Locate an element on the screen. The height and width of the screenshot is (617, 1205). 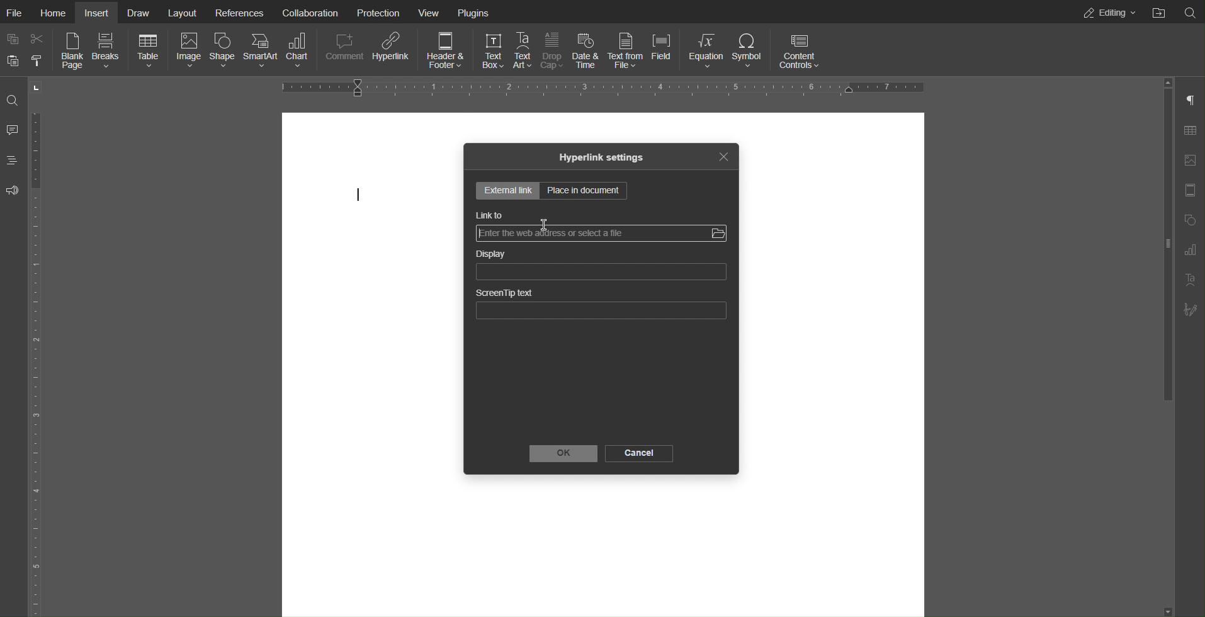
Editing is located at coordinates (1108, 13).